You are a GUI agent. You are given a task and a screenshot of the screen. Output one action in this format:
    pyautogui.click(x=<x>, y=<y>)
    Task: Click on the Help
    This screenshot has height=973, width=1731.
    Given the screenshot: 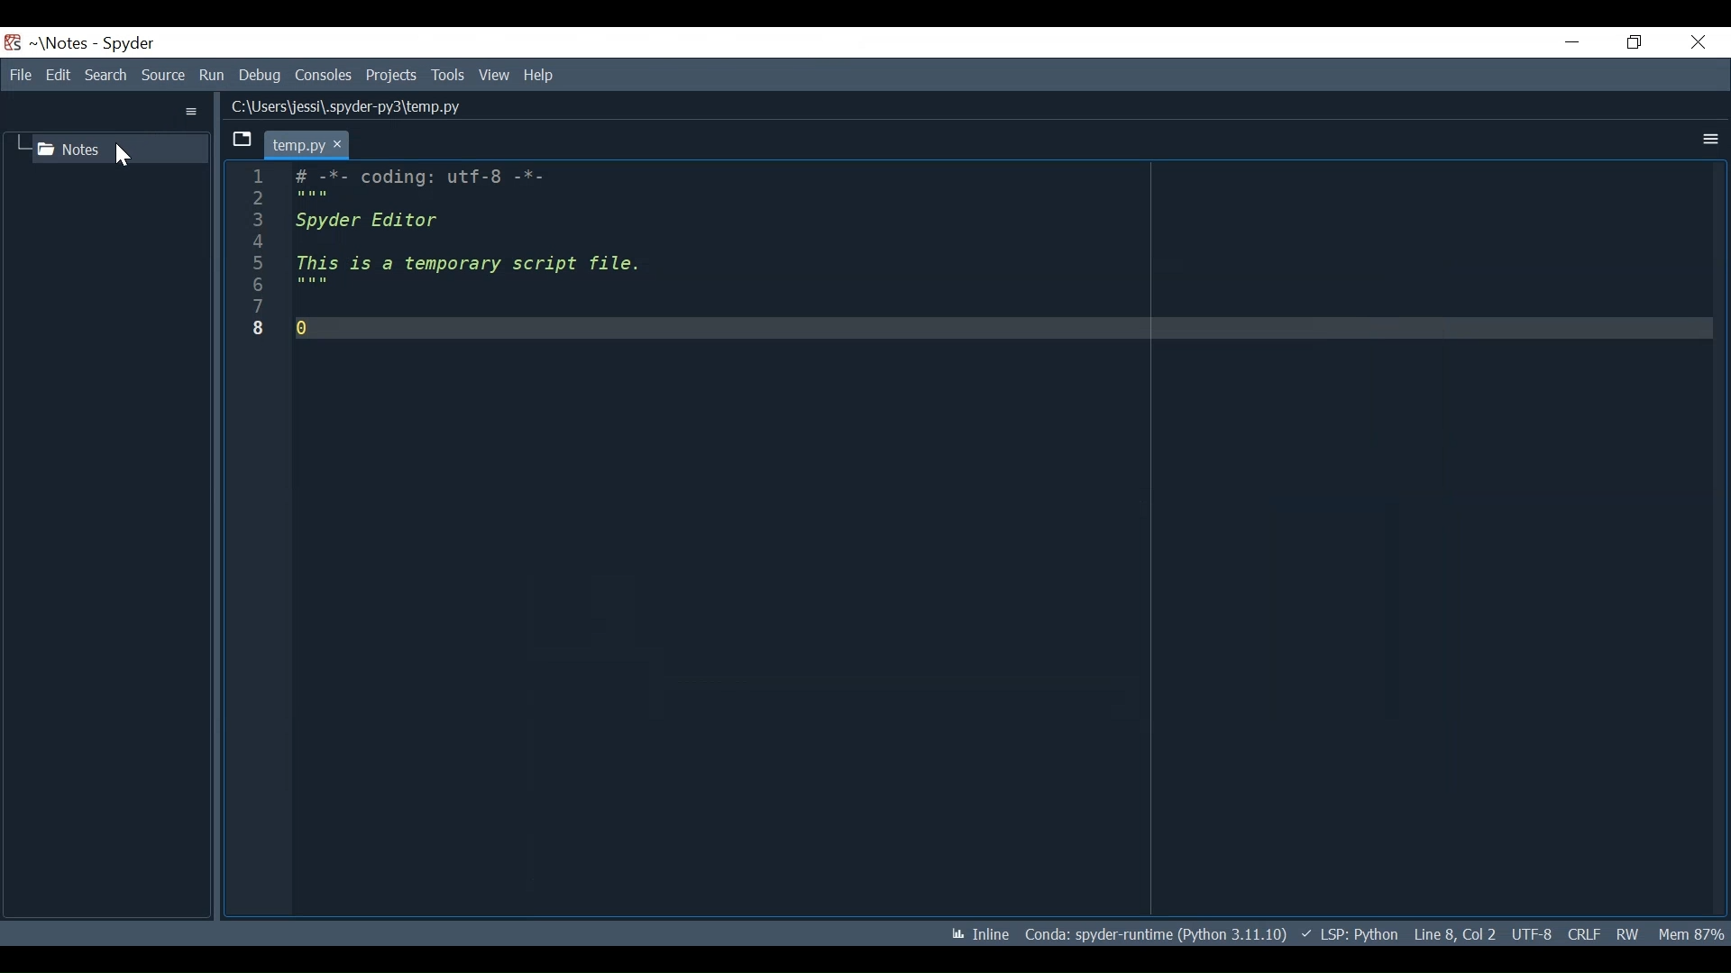 What is the action you would take?
    pyautogui.click(x=539, y=77)
    